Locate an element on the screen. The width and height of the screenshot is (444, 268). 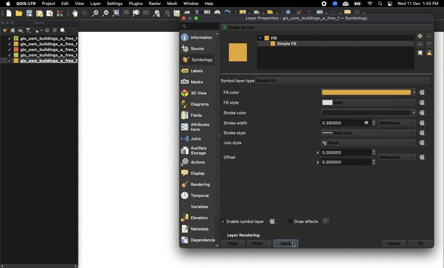
Layer panel is located at coordinates (38, 23).